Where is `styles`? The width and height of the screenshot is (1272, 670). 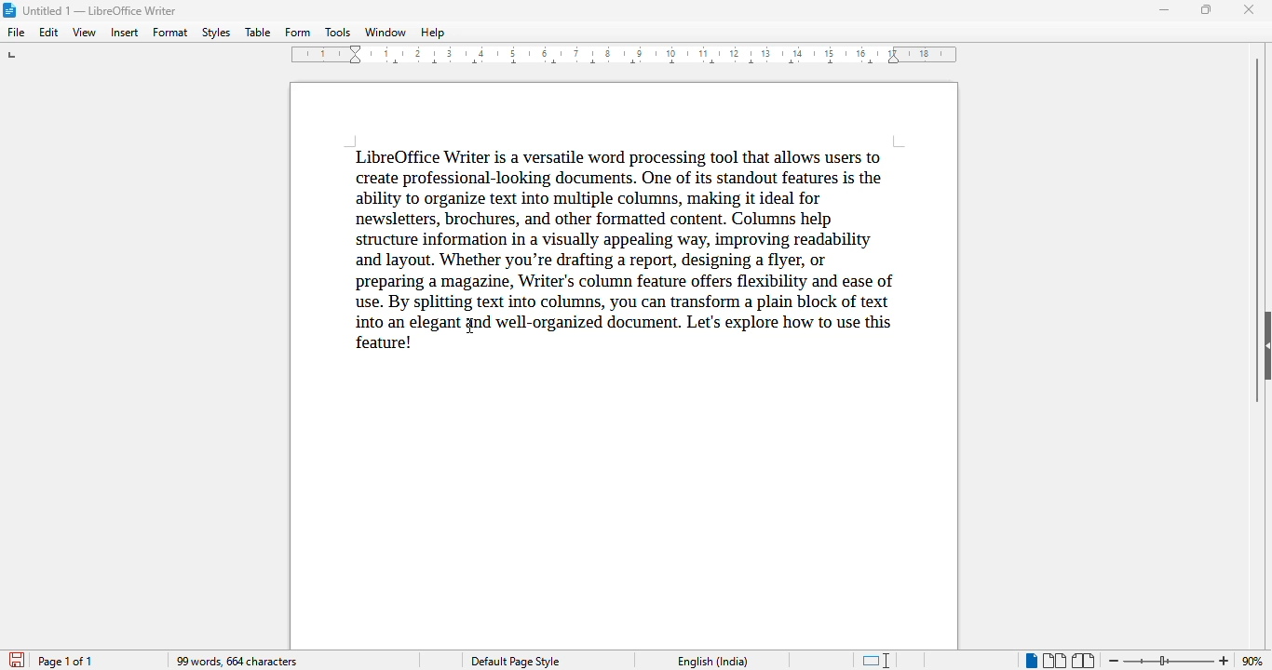
styles is located at coordinates (216, 33).